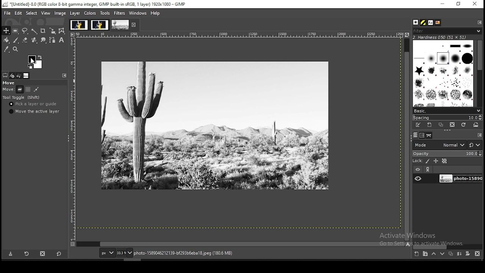  What do you see at coordinates (447, 246) in the screenshot?
I see `scroll bar` at bounding box center [447, 246].